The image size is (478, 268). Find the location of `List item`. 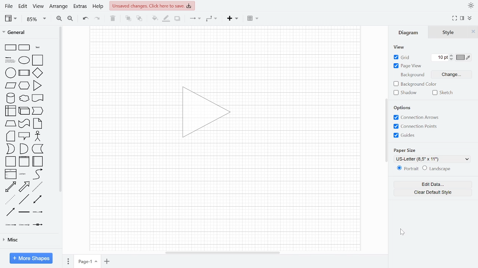

List item is located at coordinates (24, 174).